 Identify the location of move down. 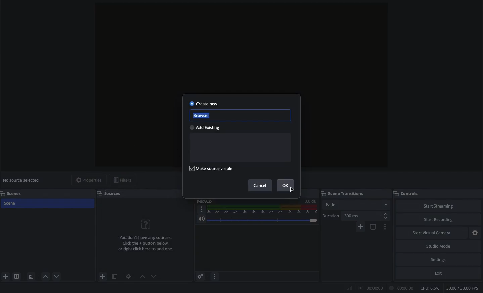
(59, 275).